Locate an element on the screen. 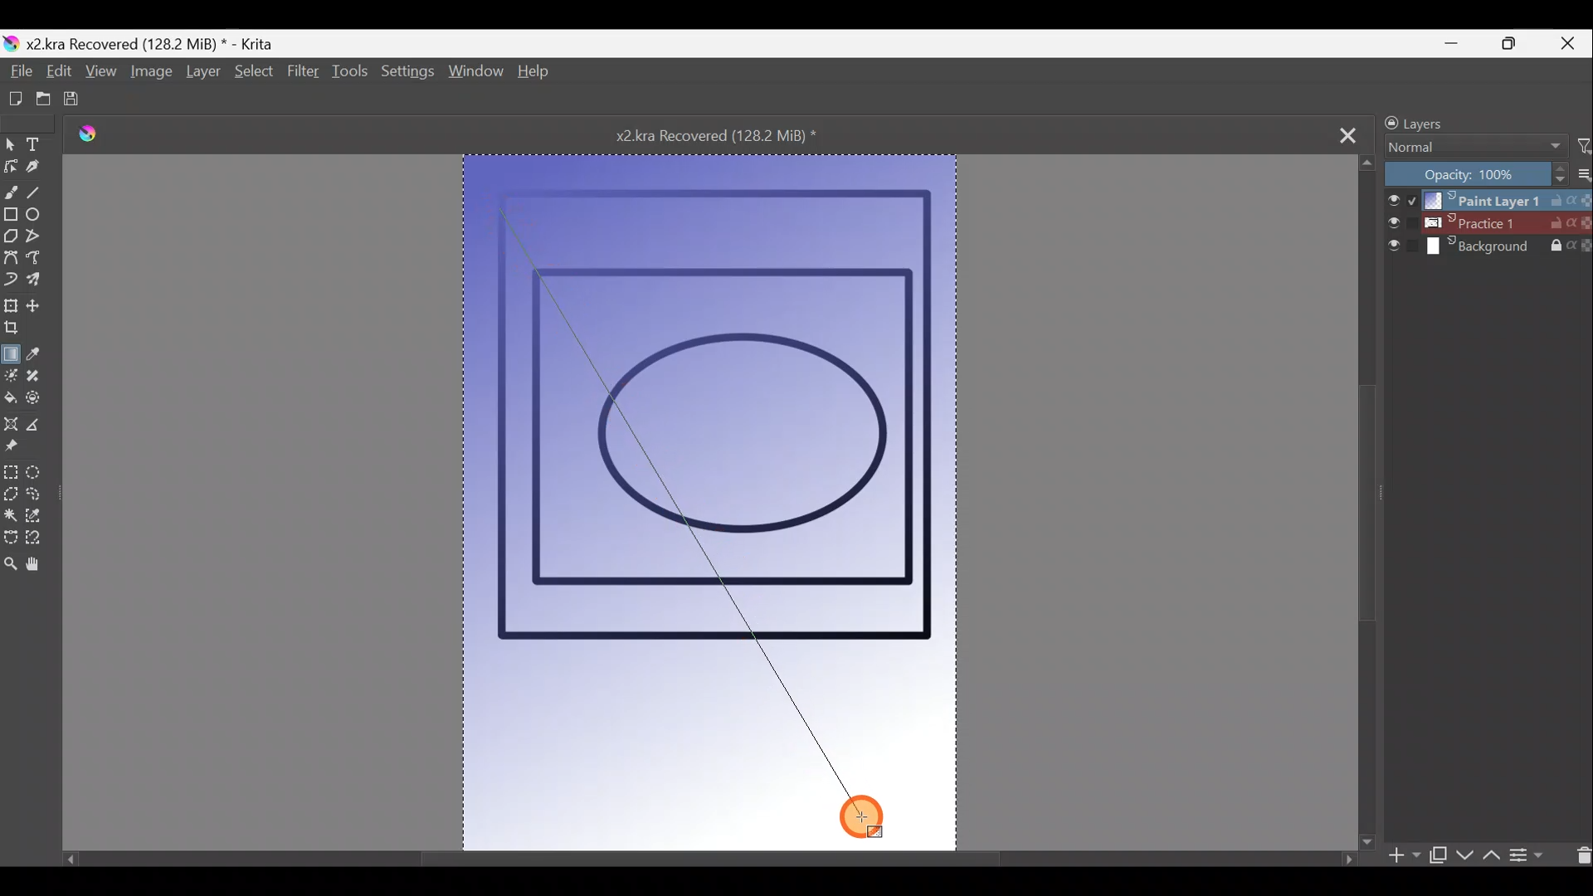  Create new document is located at coordinates (11, 99).